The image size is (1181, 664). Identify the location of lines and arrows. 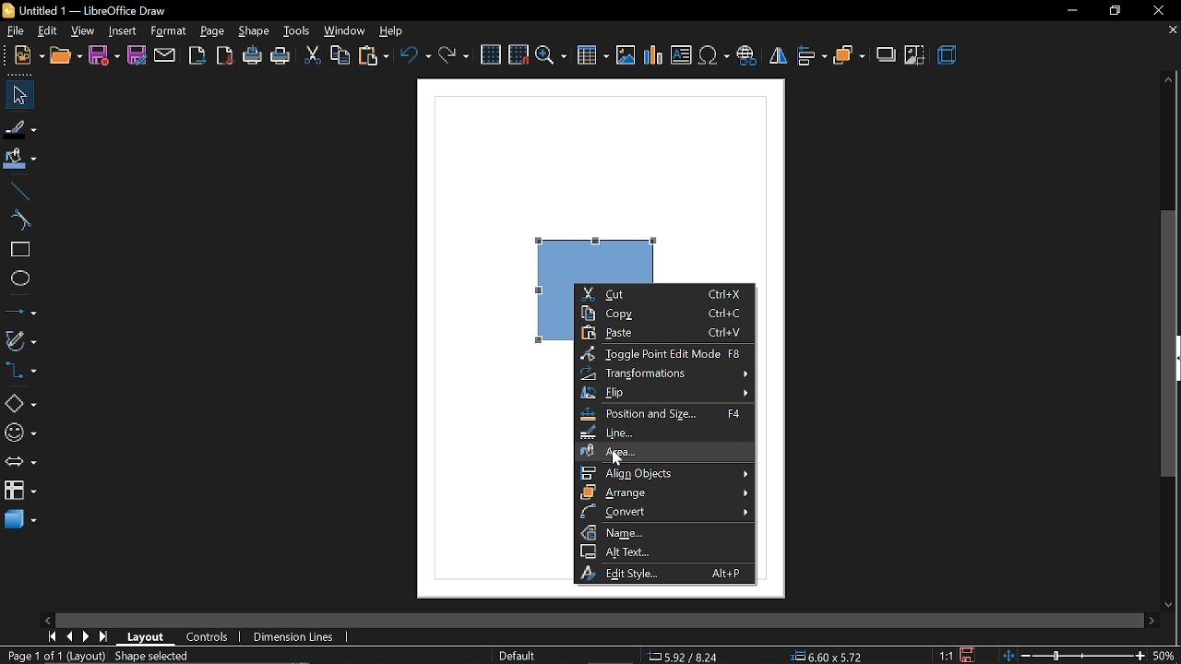
(21, 312).